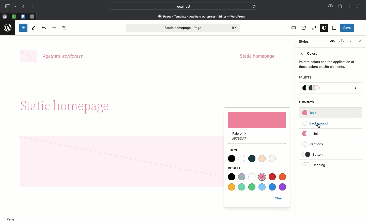 Image resolution: width=366 pixels, height=222 pixels. Describe the element at coordinates (279, 199) in the screenshot. I see `Clear` at that location.